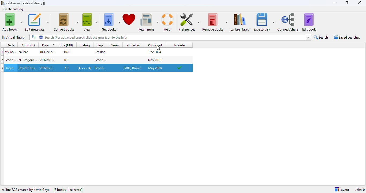 Image resolution: width=366 pixels, height=193 pixels. What do you see at coordinates (288, 22) in the screenshot?
I see `connect/share` at bounding box center [288, 22].